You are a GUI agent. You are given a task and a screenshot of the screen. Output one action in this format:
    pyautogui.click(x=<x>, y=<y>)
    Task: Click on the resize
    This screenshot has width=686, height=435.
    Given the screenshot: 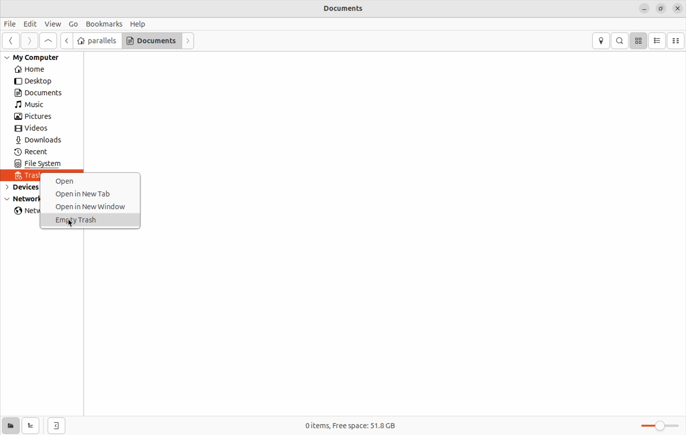 What is the action you would take?
    pyautogui.click(x=661, y=8)
    